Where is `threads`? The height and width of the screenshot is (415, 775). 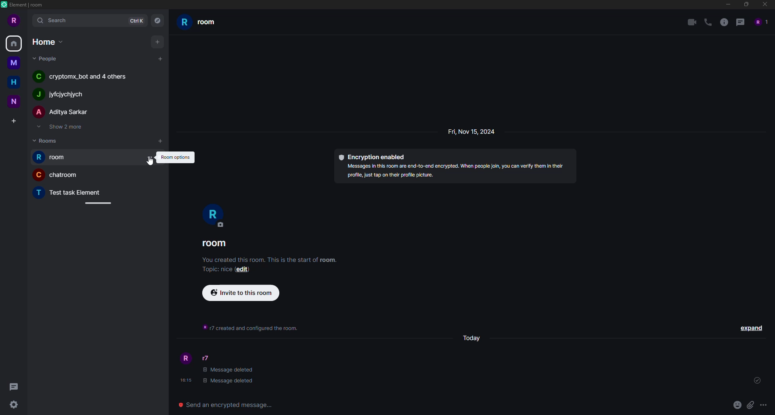 threads is located at coordinates (16, 386).